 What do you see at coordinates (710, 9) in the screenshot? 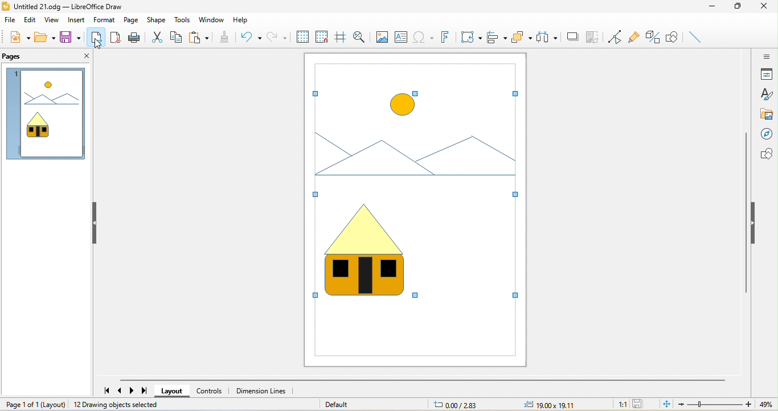
I see `minimize` at bounding box center [710, 9].